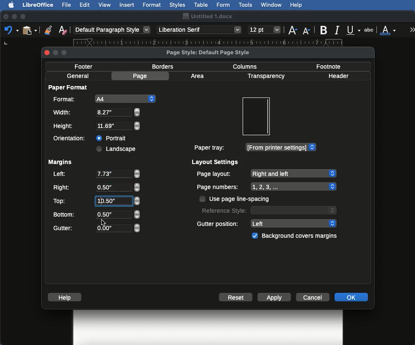 This screenshot has width=415, height=345. I want to click on Right, so click(96, 188).